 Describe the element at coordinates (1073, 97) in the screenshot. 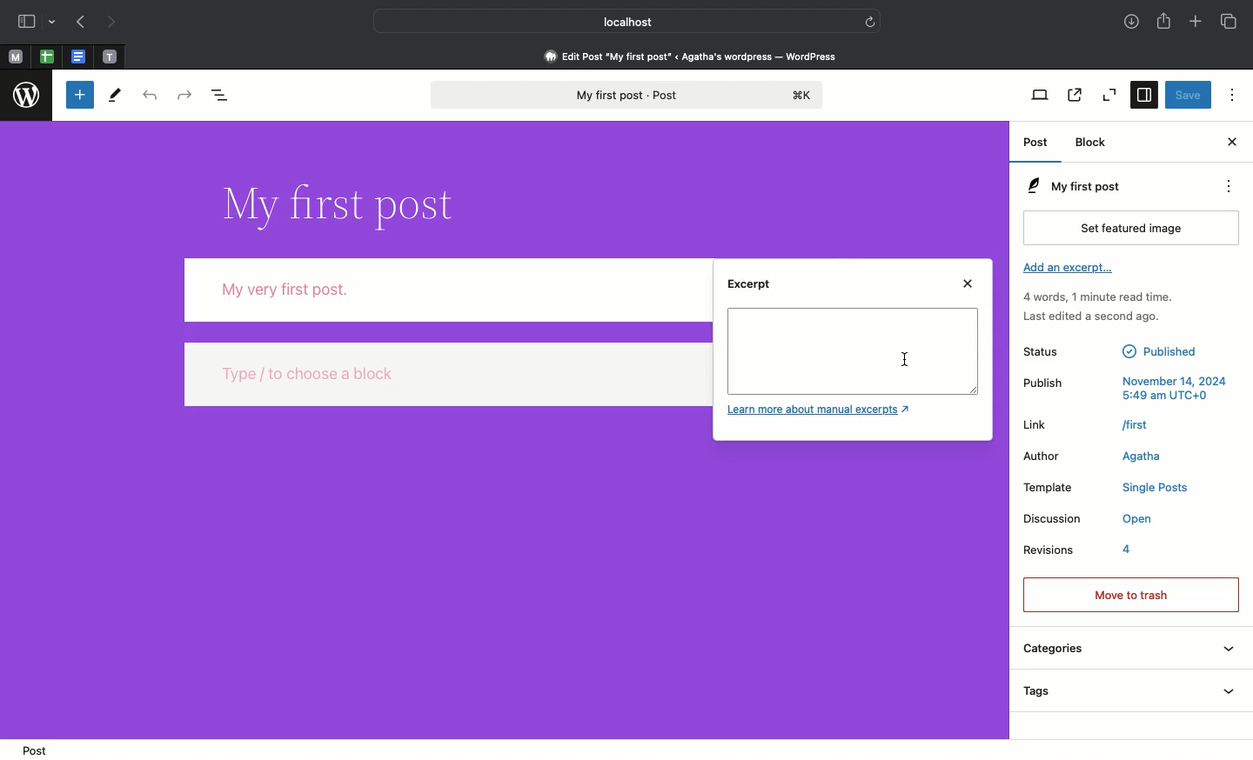

I see `View post` at that location.